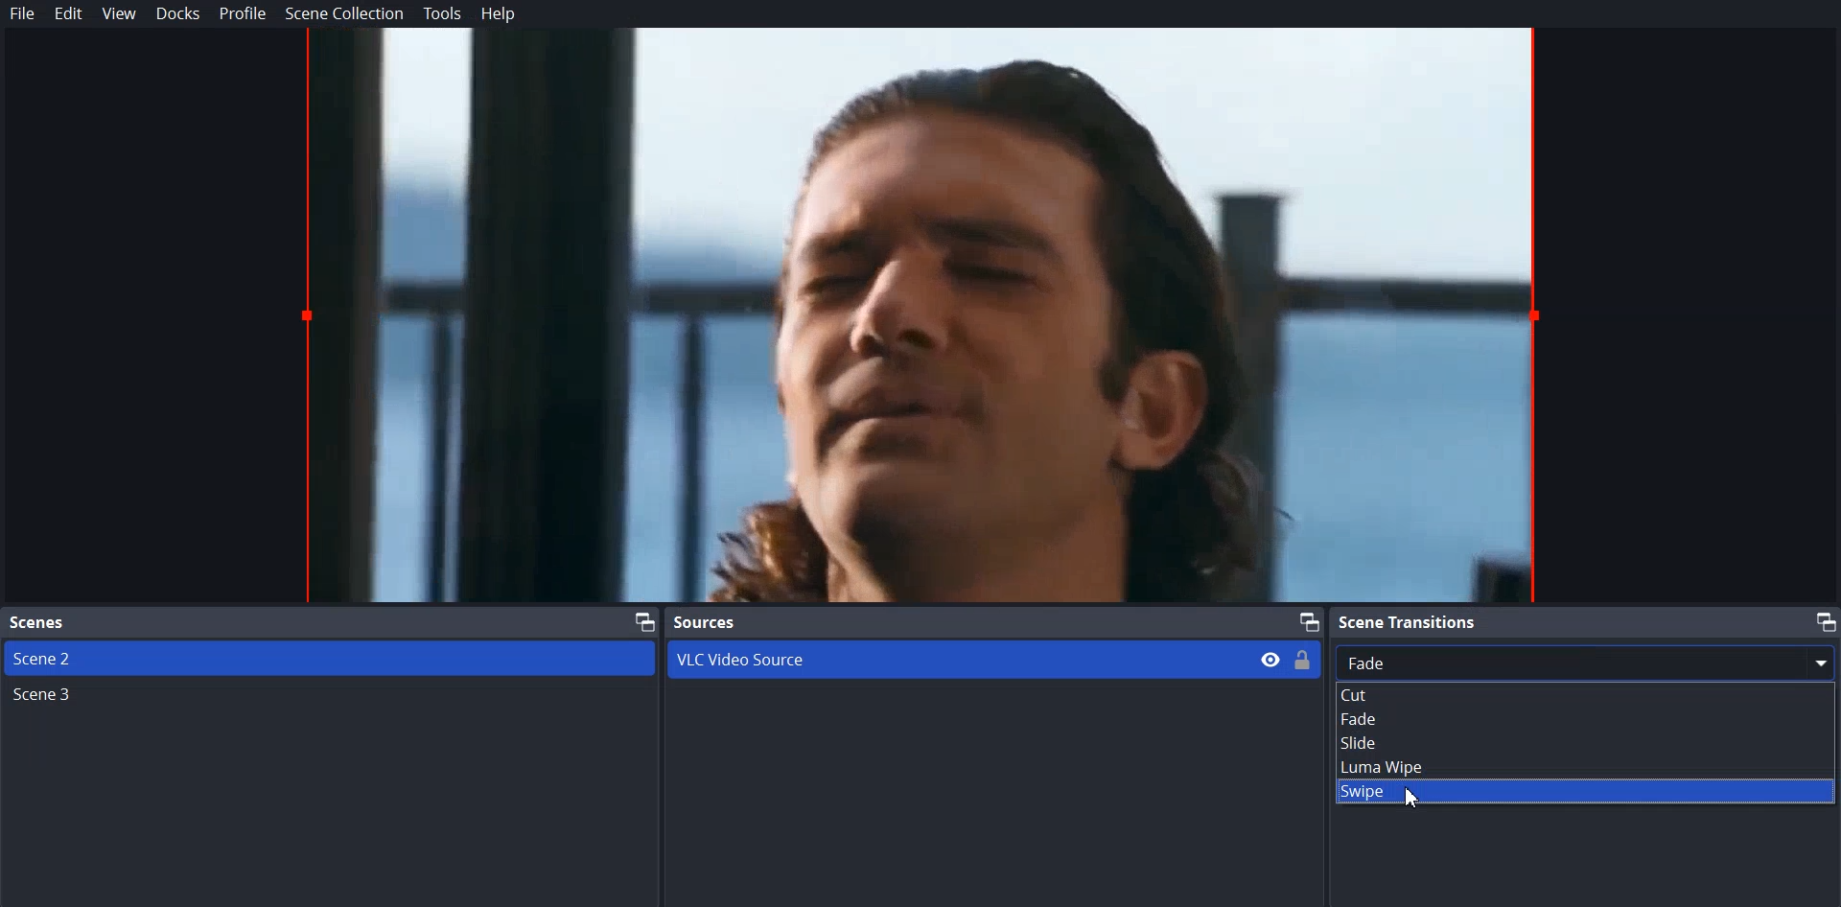 The width and height of the screenshot is (1841, 907). I want to click on File, so click(23, 12).